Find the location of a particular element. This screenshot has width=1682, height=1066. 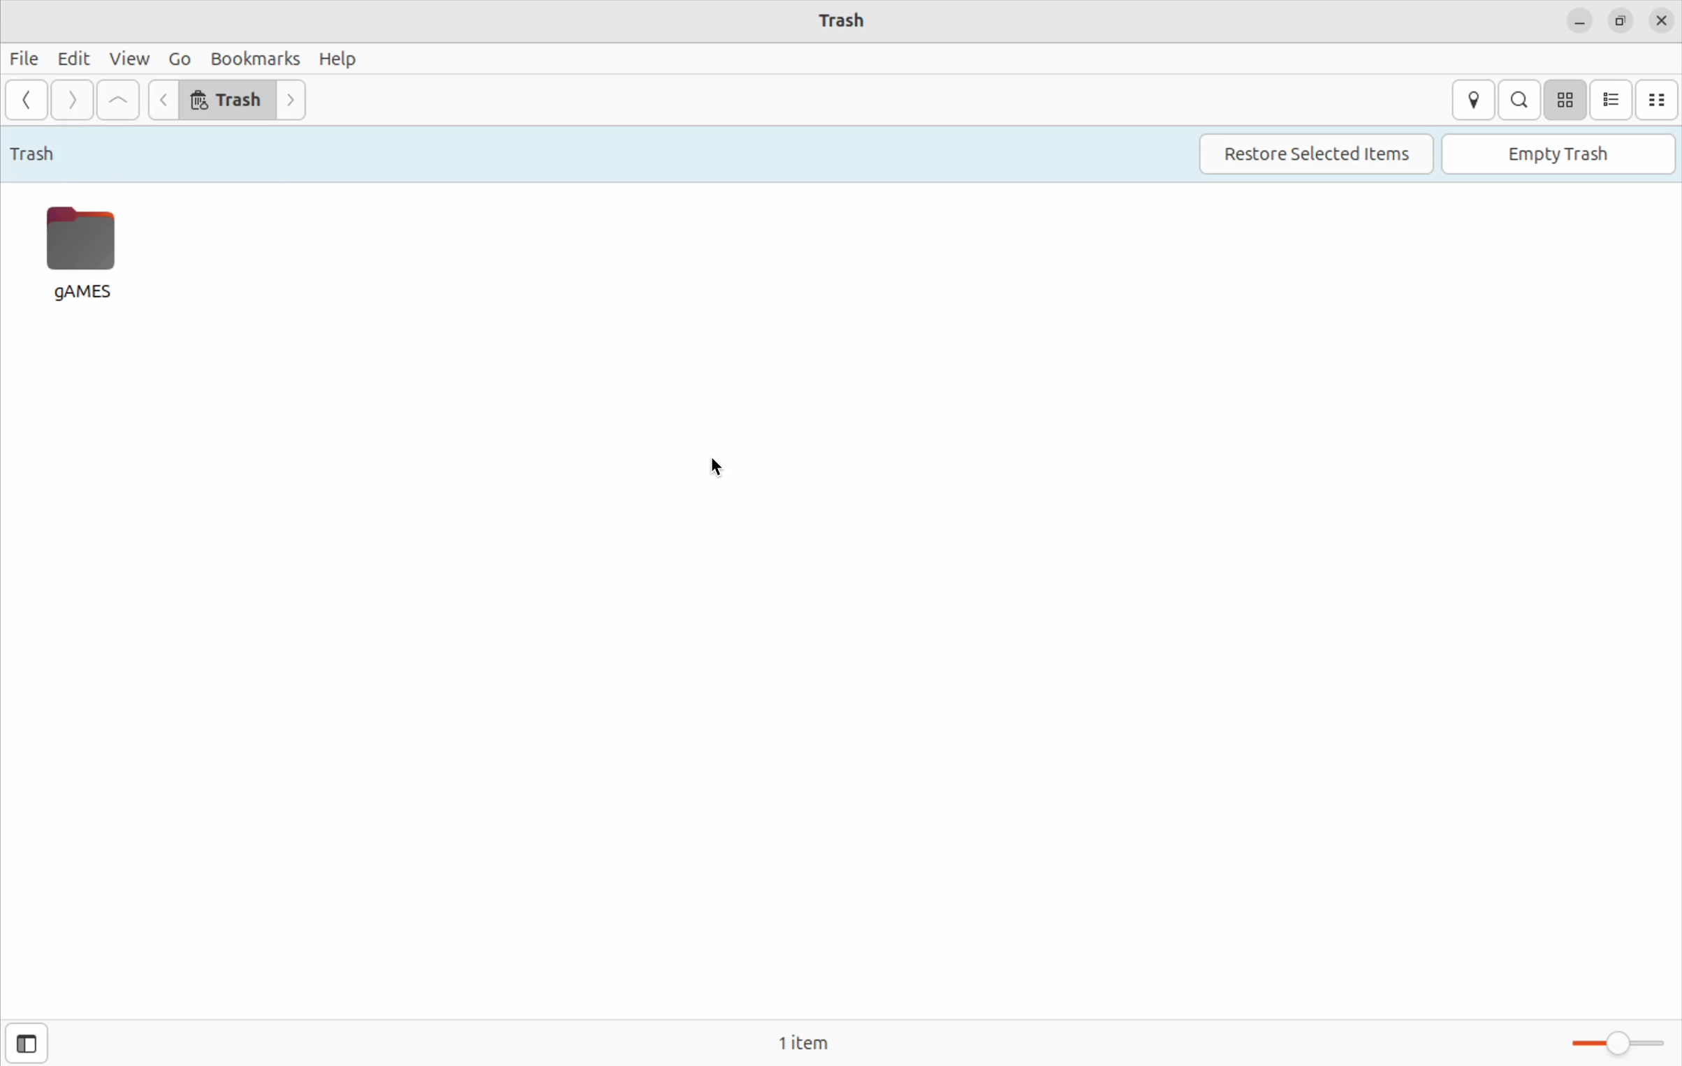

Go to firstfile is located at coordinates (120, 100).